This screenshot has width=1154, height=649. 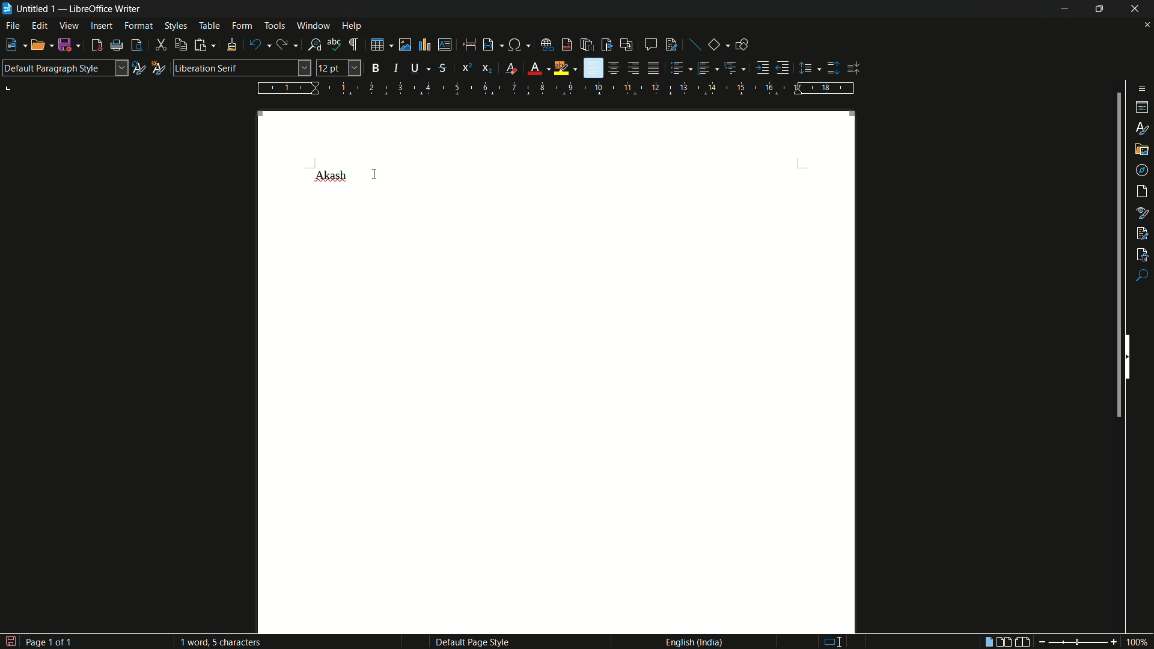 I want to click on select outline format, so click(x=731, y=67).